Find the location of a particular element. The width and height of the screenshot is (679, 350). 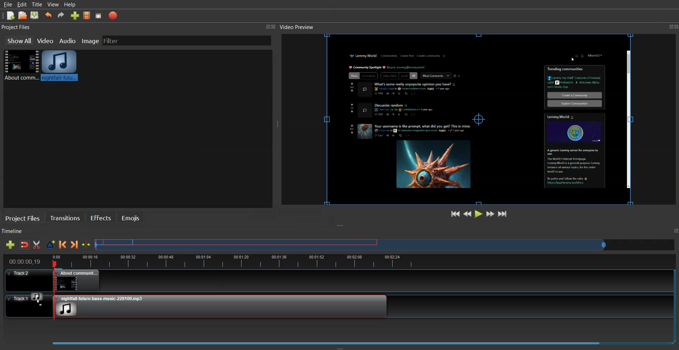

Video Preview is located at coordinates (300, 27).